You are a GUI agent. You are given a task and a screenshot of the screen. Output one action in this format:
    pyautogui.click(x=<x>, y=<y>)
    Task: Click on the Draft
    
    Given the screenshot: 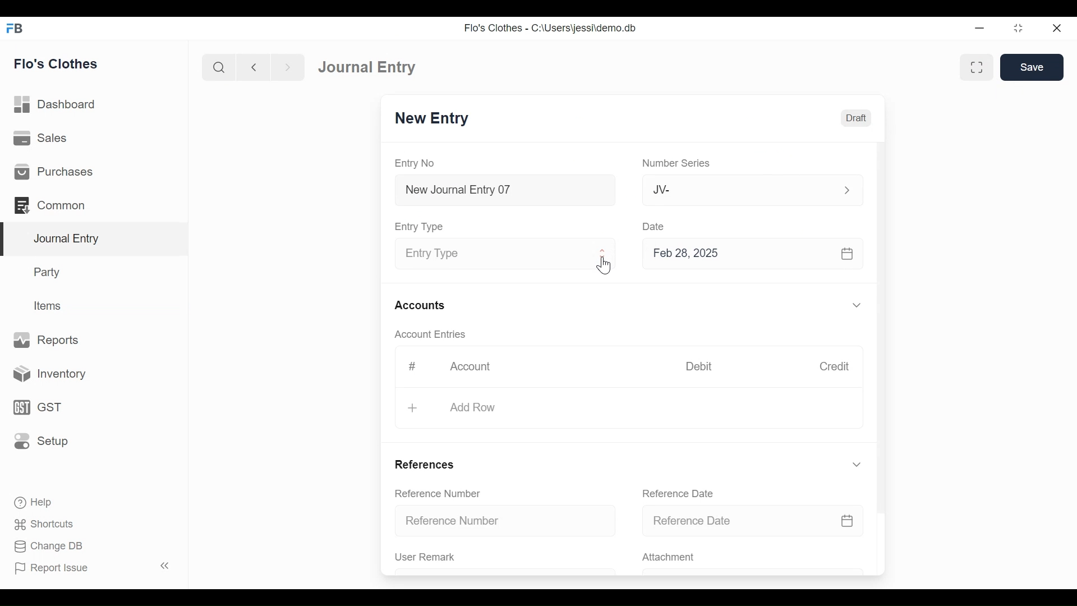 What is the action you would take?
    pyautogui.click(x=854, y=118)
    